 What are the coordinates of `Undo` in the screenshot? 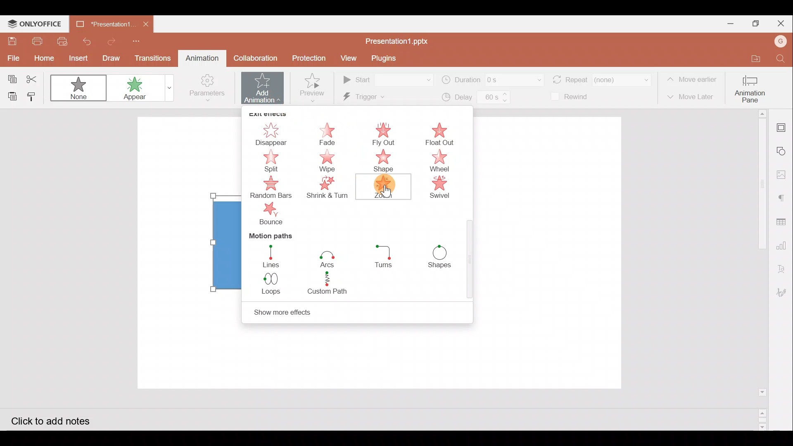 It's located at (86, 40).